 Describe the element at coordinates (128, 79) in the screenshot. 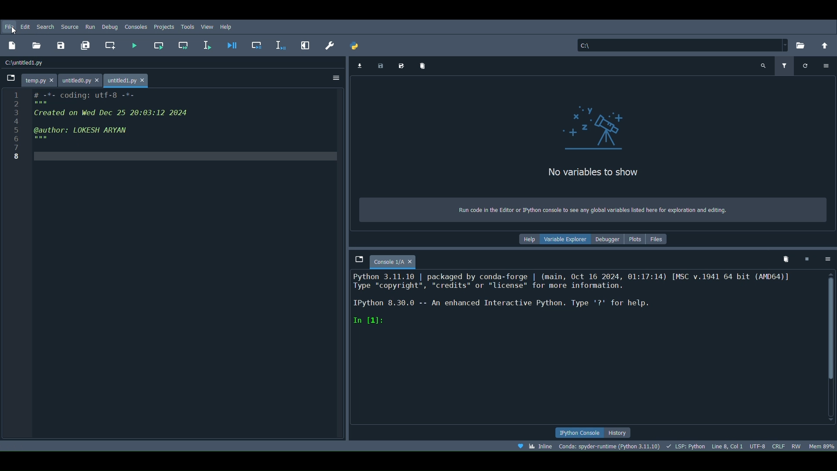

I see `untitled1.py` at that location.